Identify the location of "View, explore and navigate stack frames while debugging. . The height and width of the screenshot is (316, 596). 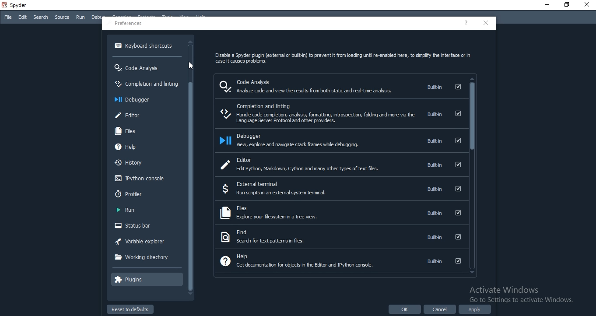
(307, 147).